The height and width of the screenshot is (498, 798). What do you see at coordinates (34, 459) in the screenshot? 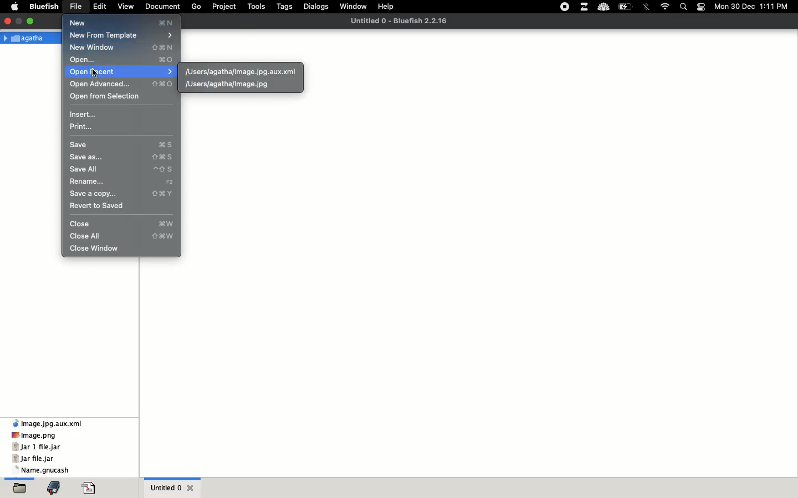
I see `jar file.jar` at bounding box center [34, 459].